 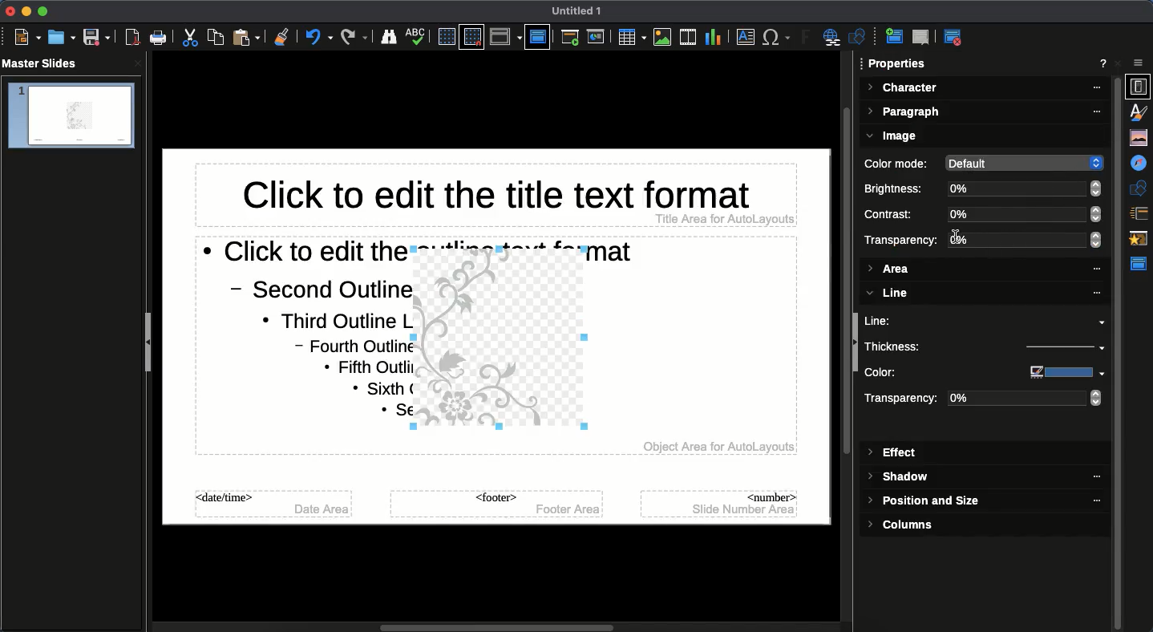 What do you see at coordinates (901, 240) in the screenshot?
I see `Transparency` at bounding box center [901, 240].